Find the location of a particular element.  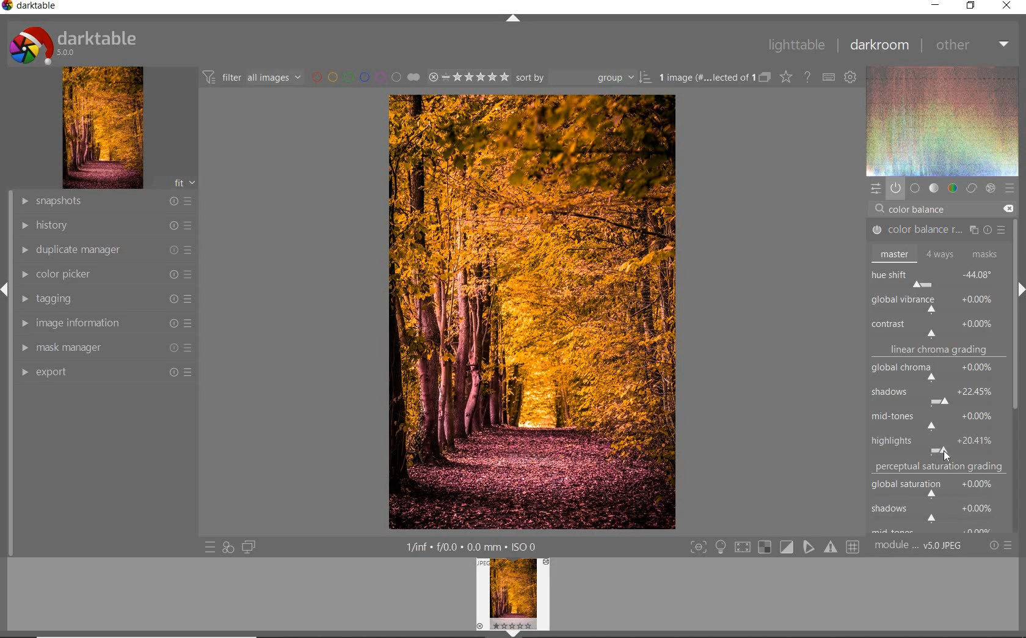

filter images is located at coordinates (251, 78).